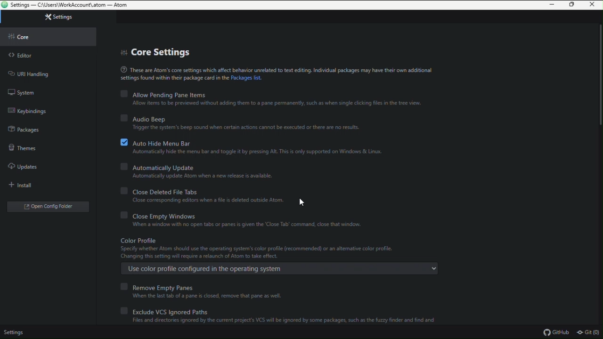  Describe the element at coordinates (17, 333) in the screenshot. I see `settings` at that location.